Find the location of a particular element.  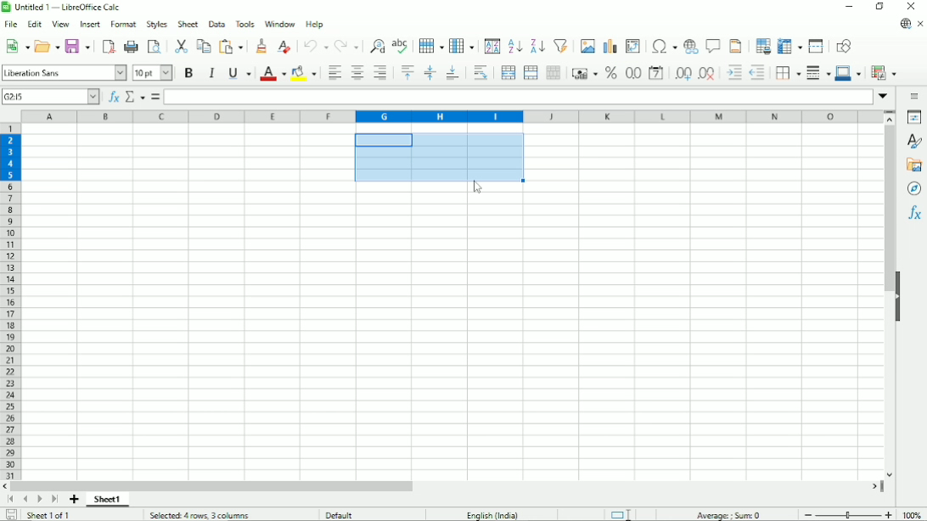

Merge and center is located at coordinates (508, 74).